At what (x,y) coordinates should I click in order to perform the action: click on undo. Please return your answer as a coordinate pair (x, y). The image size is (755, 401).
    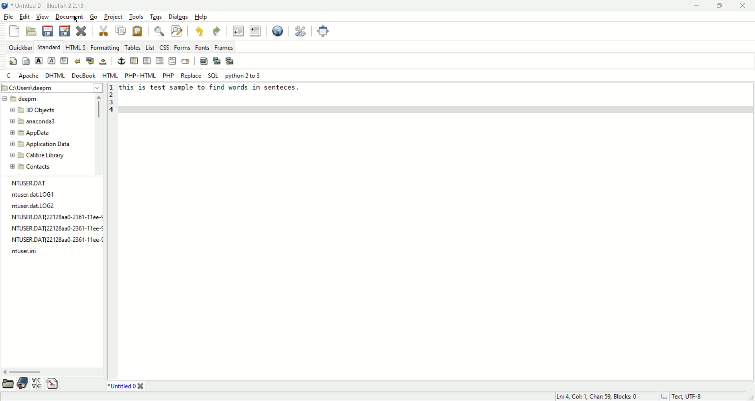
    Looking at the image, I should click on (199, 31).